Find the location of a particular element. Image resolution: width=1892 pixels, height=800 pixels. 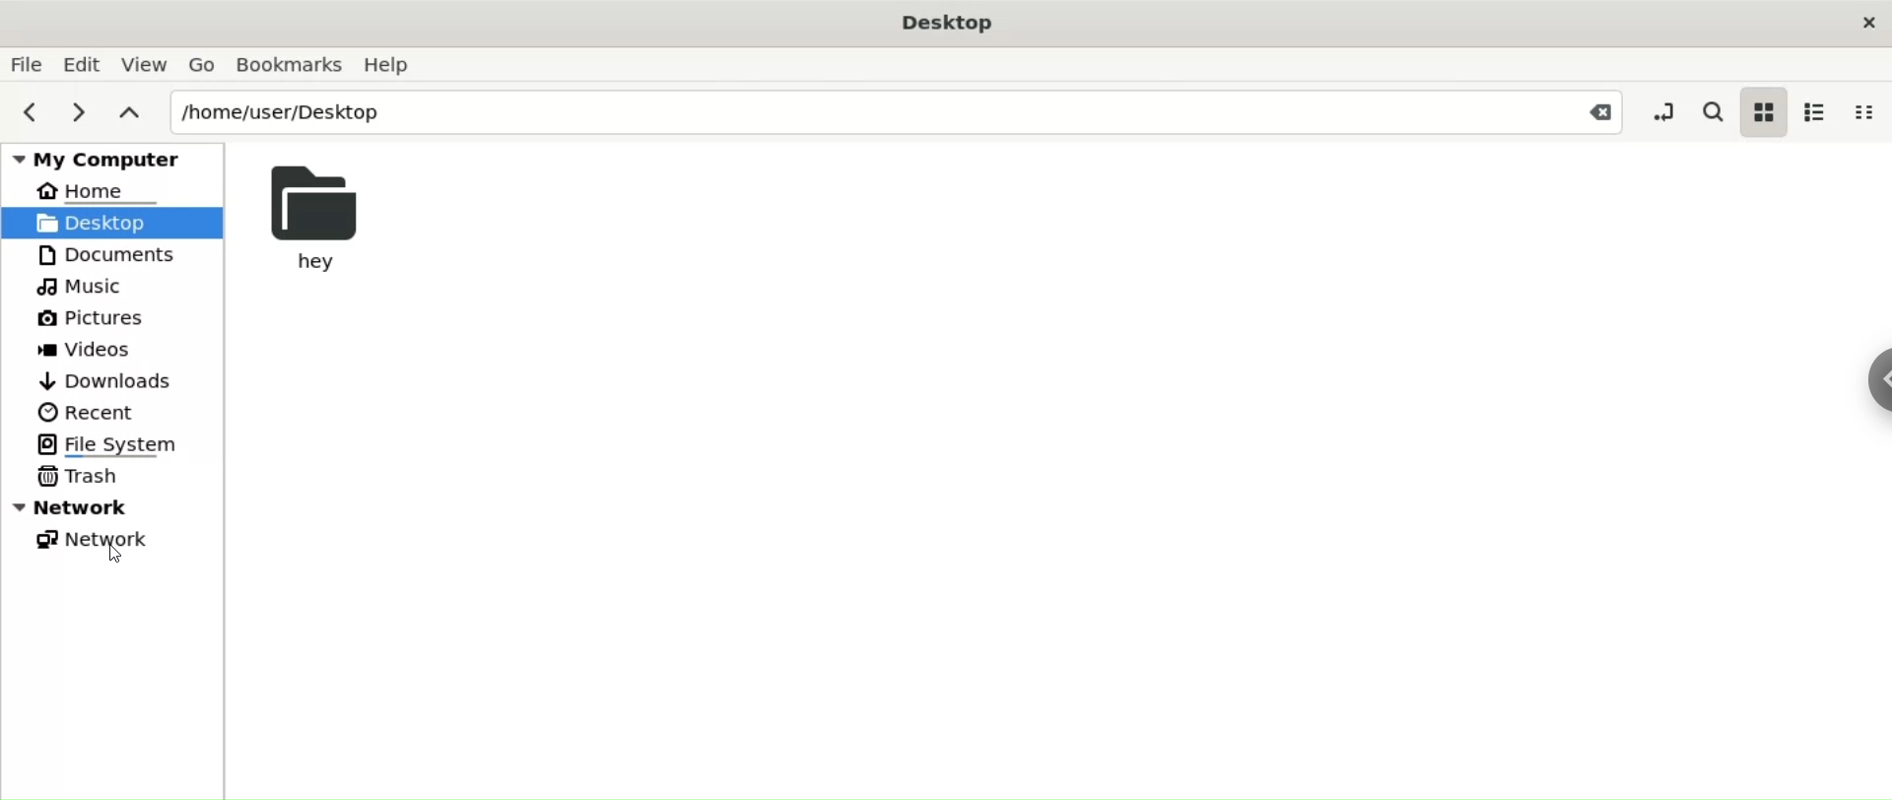

icon view is located at coordinates (1763, 114).